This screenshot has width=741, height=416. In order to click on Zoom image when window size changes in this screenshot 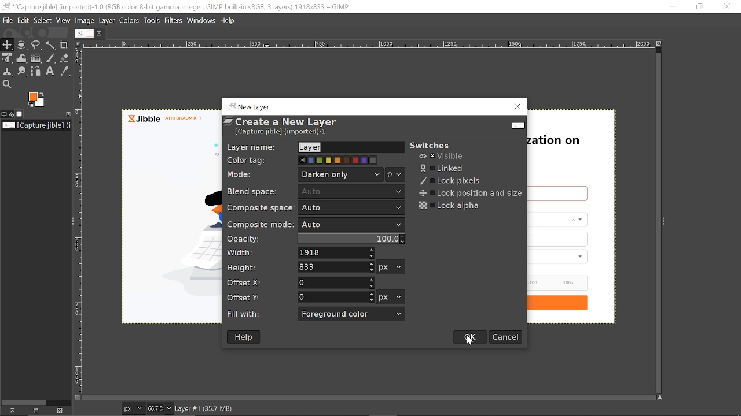, I will do `click(661, 45)`.